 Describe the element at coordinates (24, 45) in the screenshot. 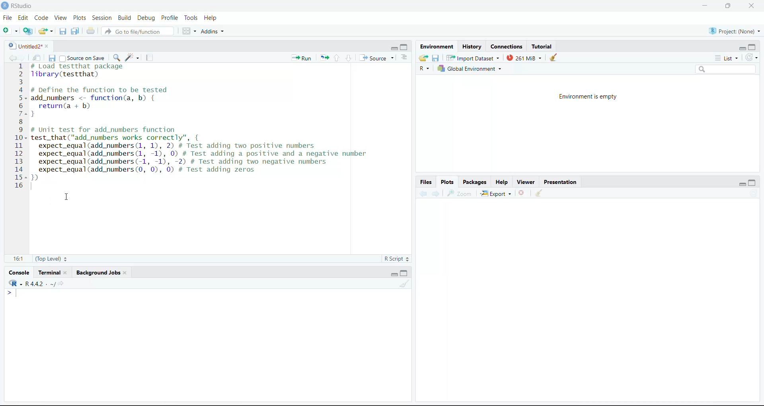

I see `Untitled2*` at that location.